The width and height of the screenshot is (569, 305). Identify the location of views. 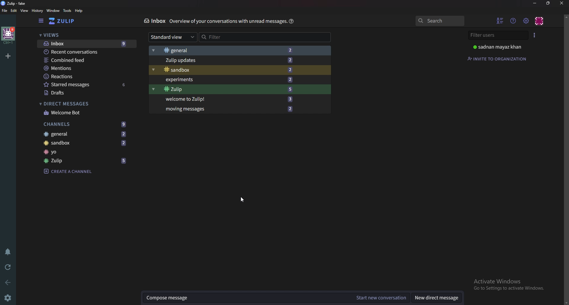
(84, 35).